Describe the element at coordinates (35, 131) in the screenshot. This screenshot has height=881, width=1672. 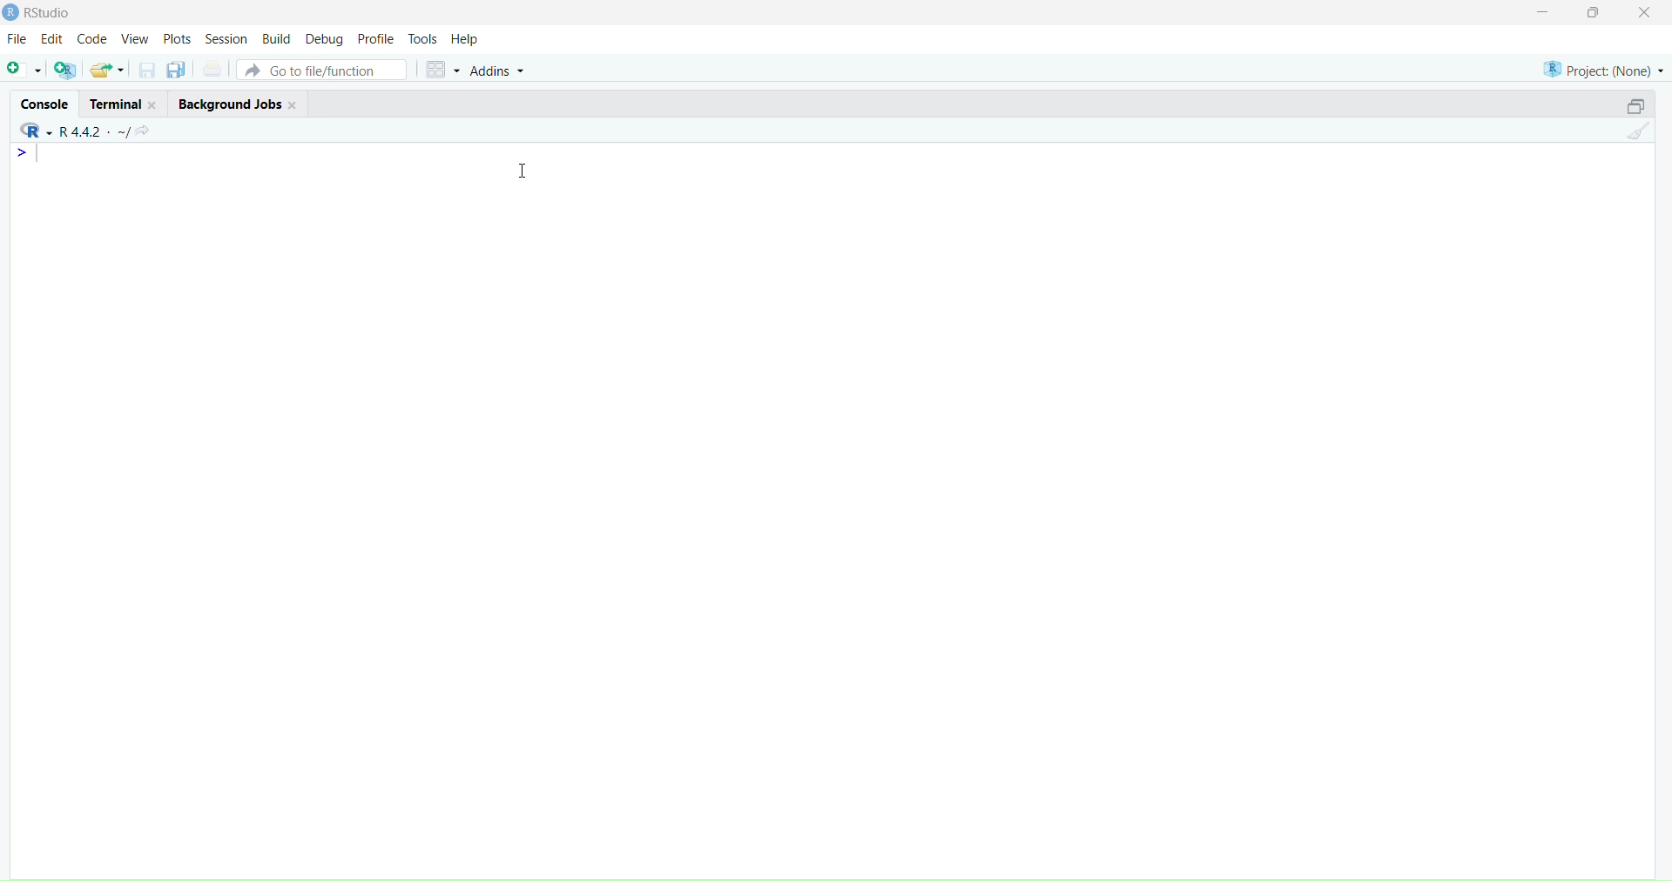
I see `R` at that location.